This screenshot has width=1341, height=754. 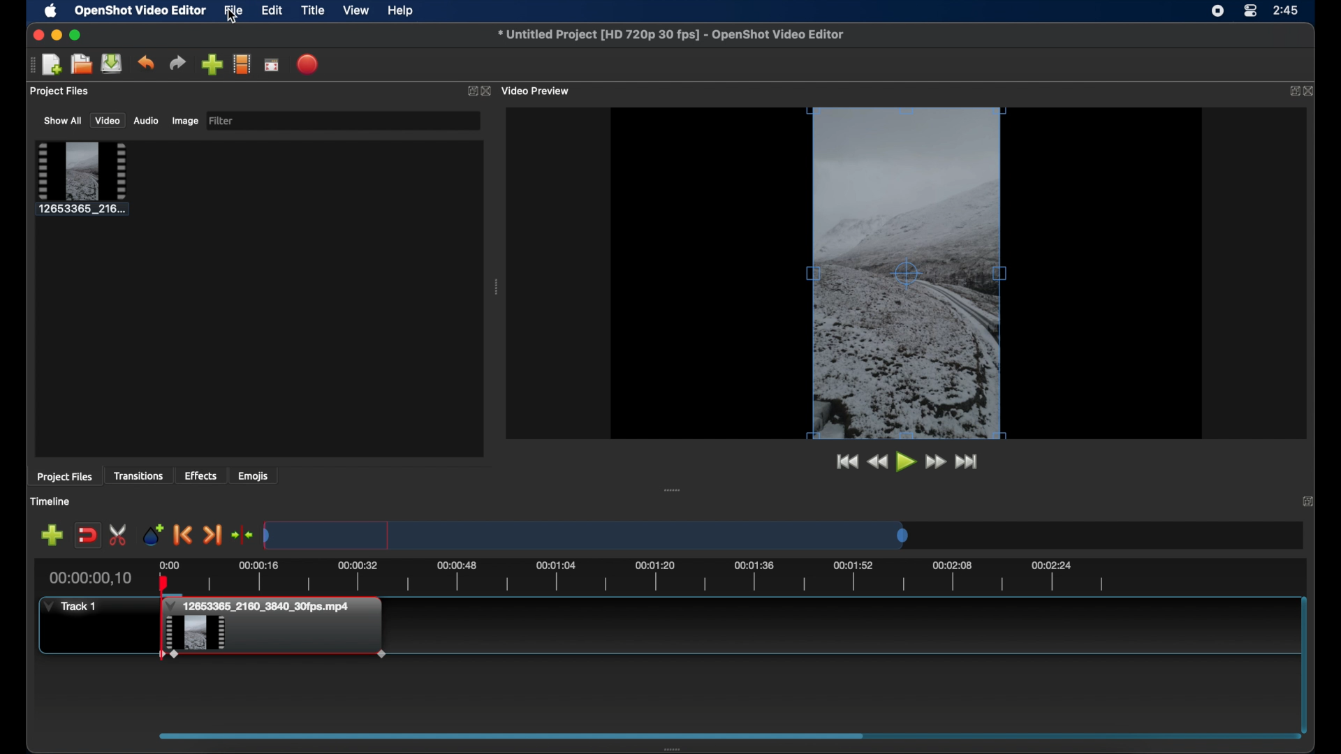 What do you see at coordinates (585, 534) in the screenshot?
I see `timeline scale` at bounding box center [585, 534].